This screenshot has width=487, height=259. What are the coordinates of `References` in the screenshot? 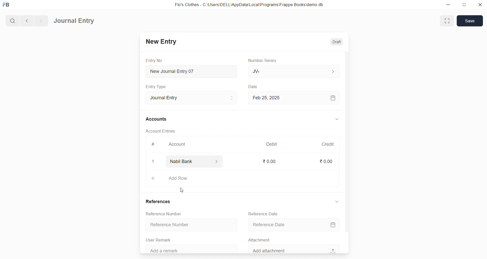 It's located at (160, 201).